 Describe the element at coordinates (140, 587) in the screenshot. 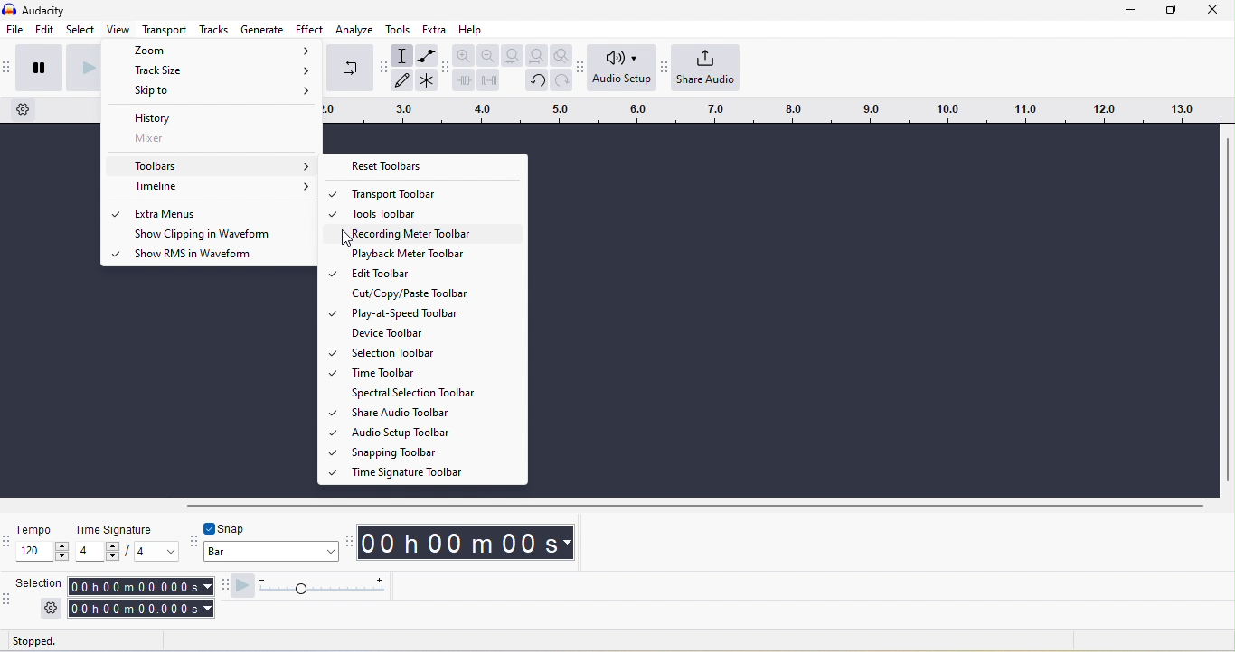

I see `selection start time` at that location.